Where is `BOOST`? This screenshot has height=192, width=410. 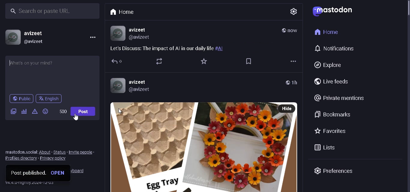
BOOST is located at coordinates (160, 62).